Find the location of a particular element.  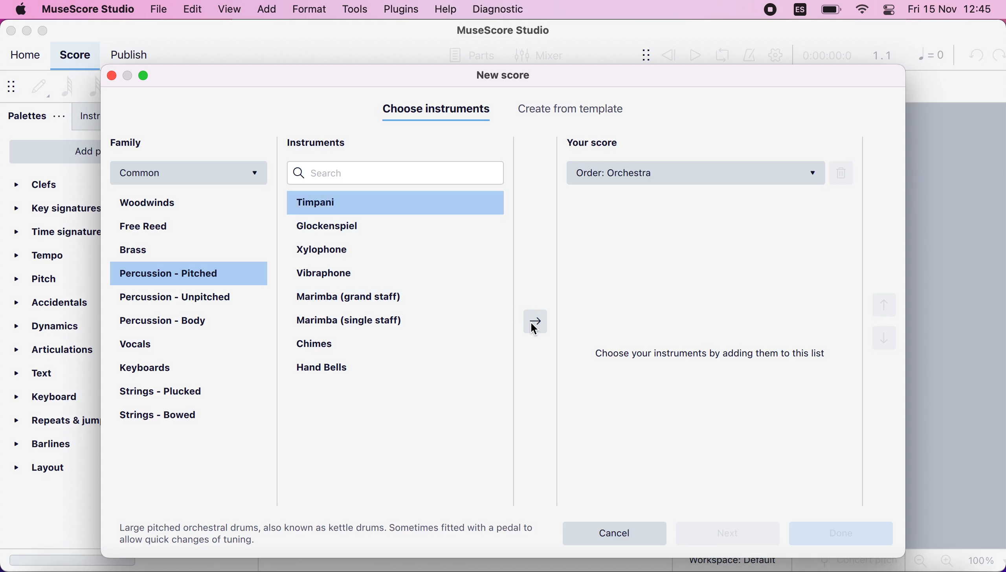

glockenspiel is located at coordinates (345, 226).